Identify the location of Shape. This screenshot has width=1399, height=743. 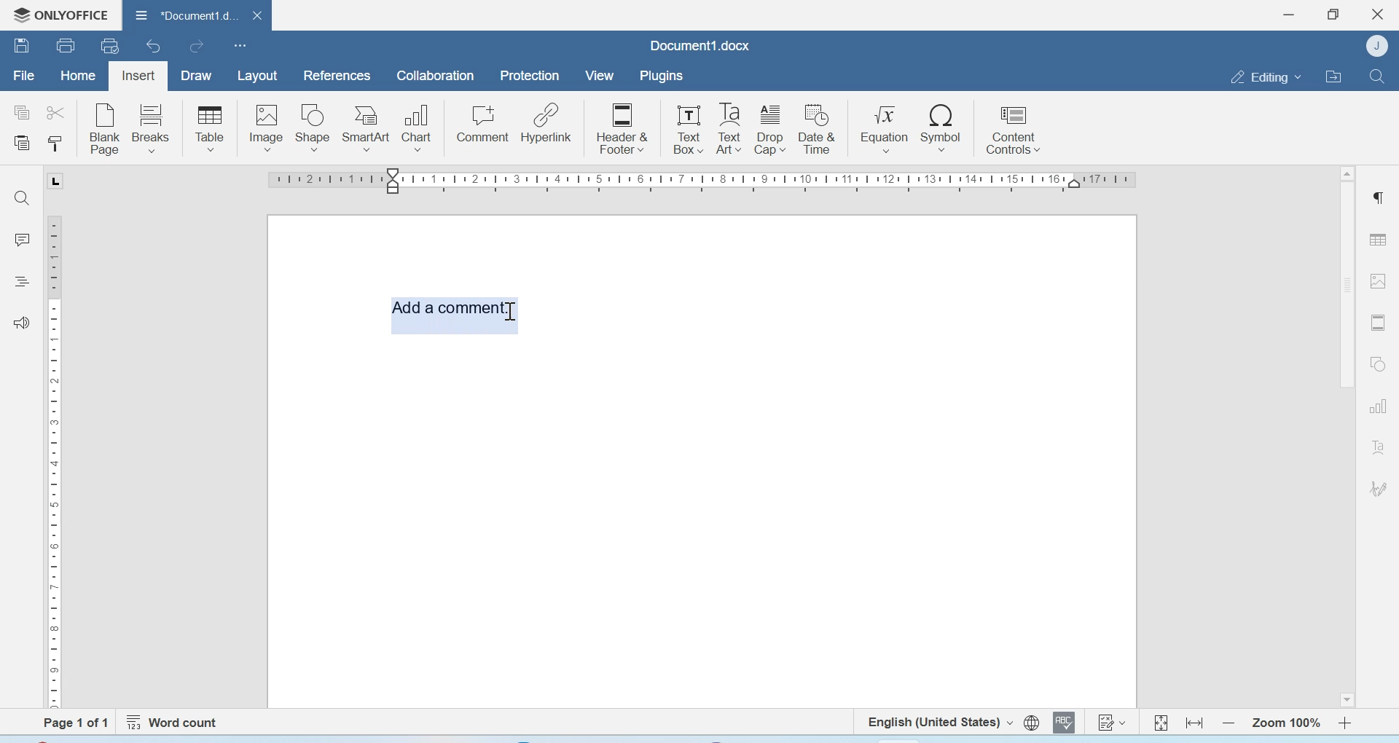
(313, 128).